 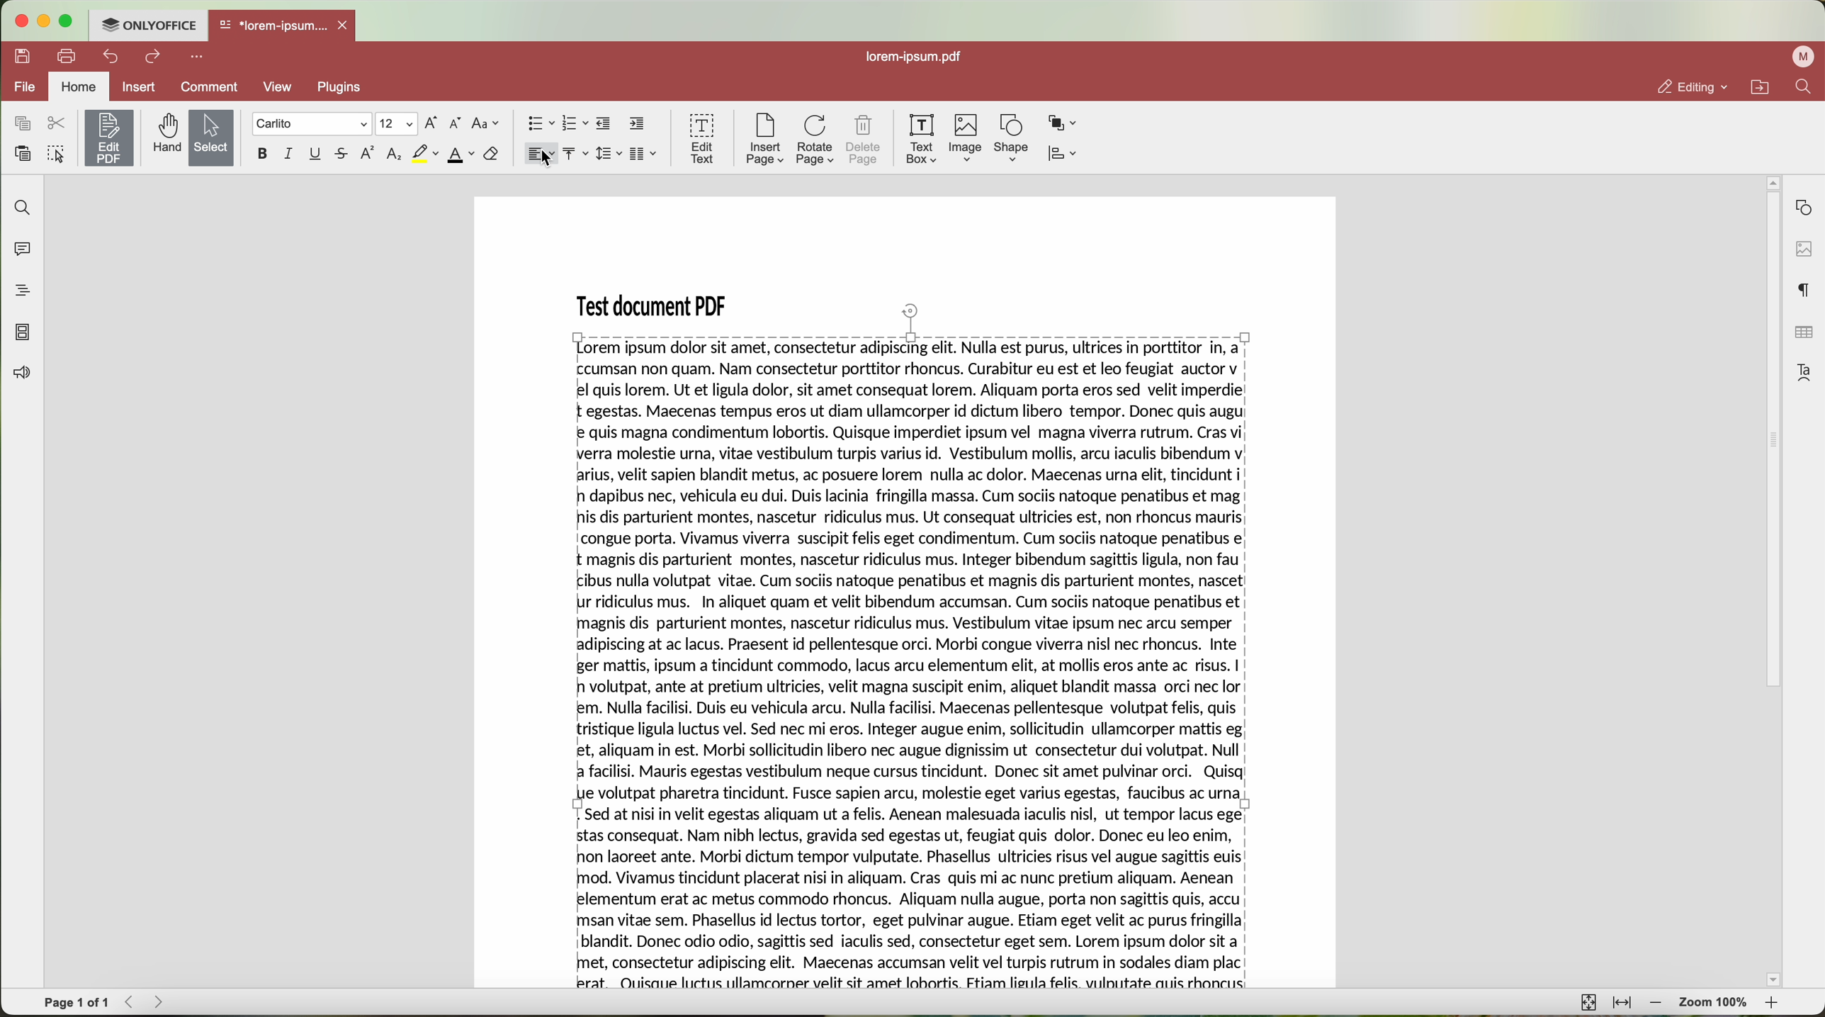 I want to click on numbered list, so click(x=574, y=124).